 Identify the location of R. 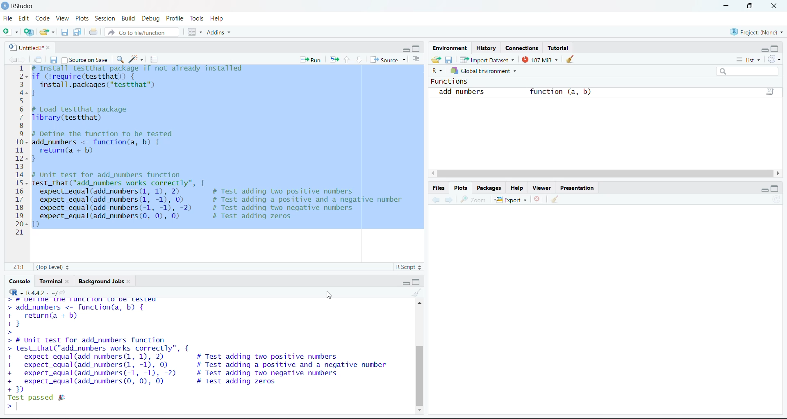
(438, 71).